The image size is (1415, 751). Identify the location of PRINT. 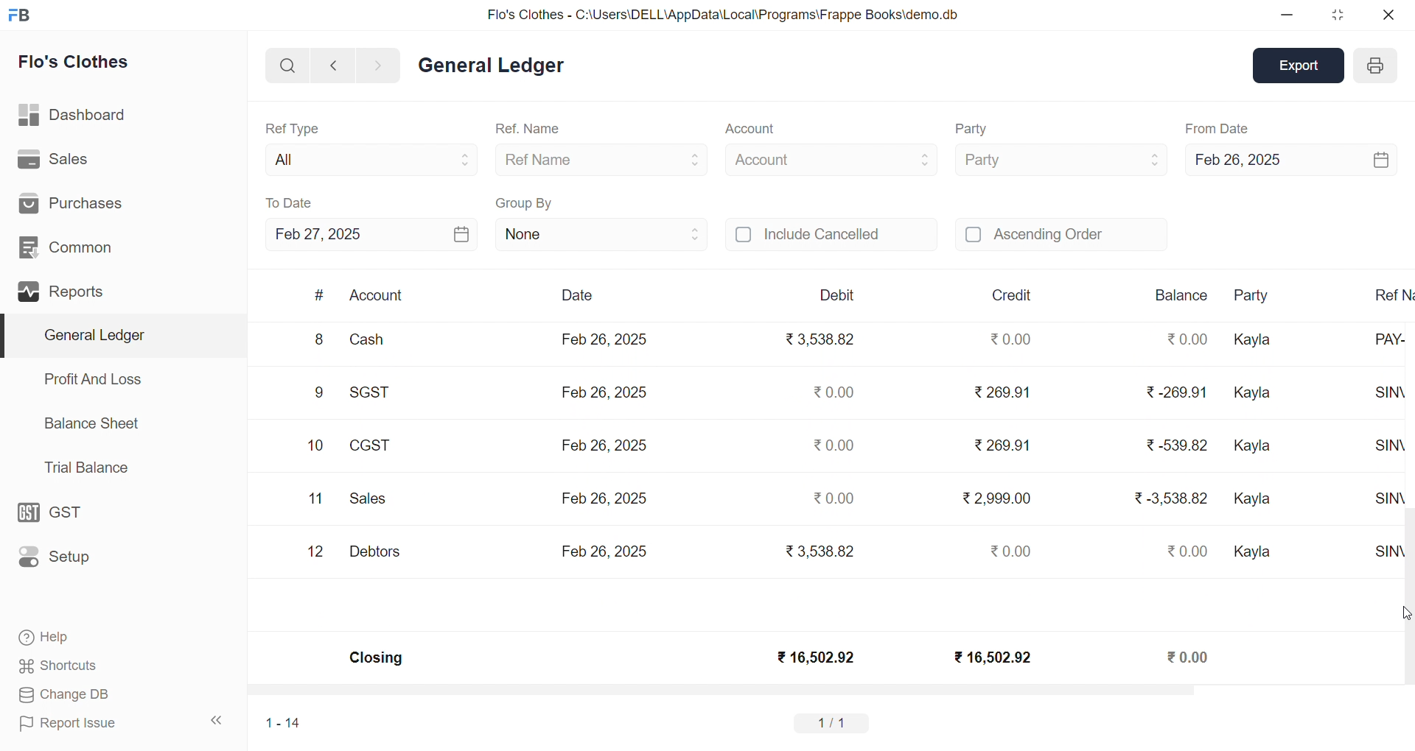
(1375, 68).